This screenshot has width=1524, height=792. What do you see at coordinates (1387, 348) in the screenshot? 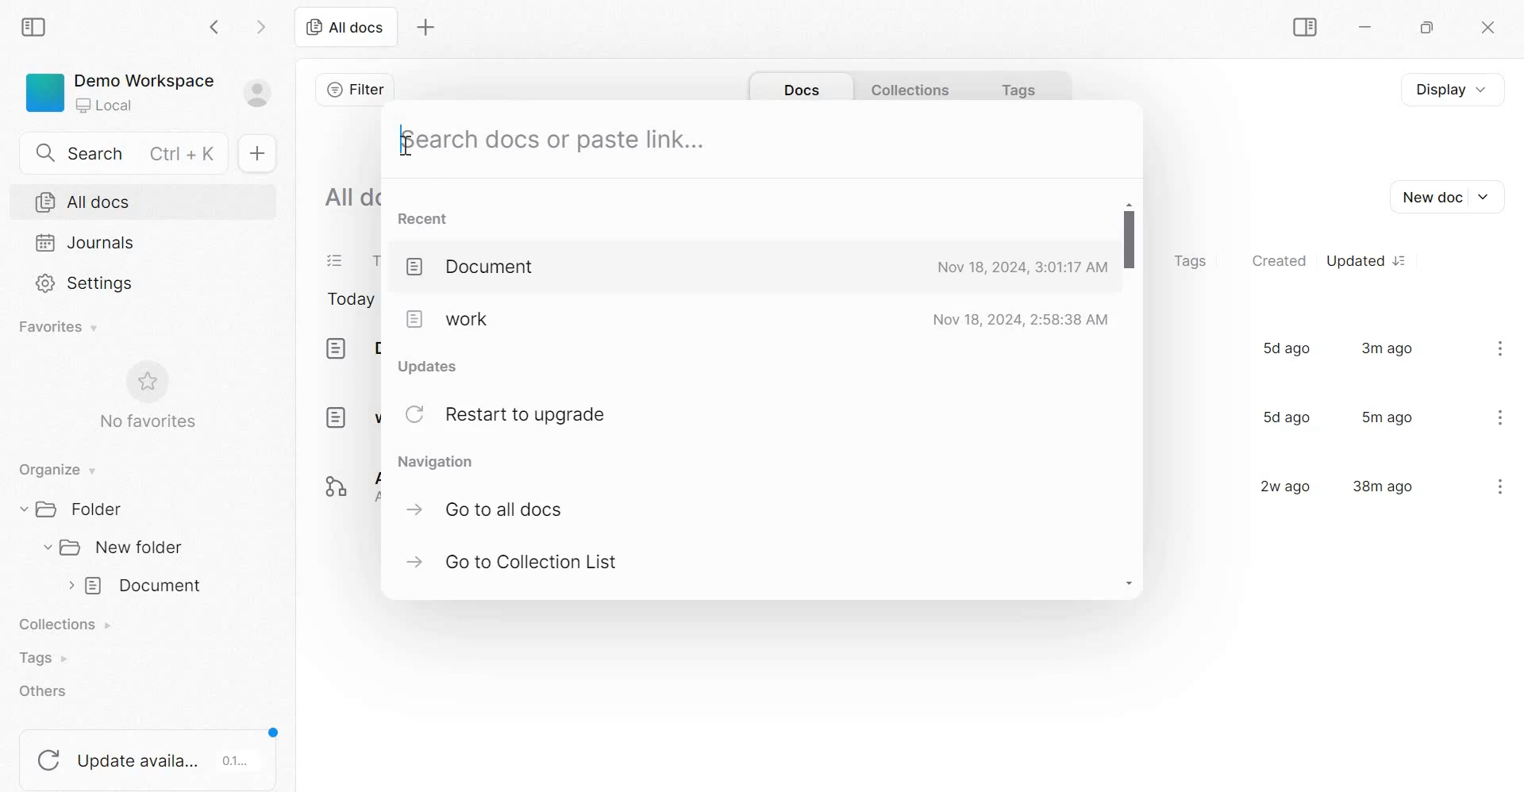
I see `3m ago` at bounding box center [1387, 348].